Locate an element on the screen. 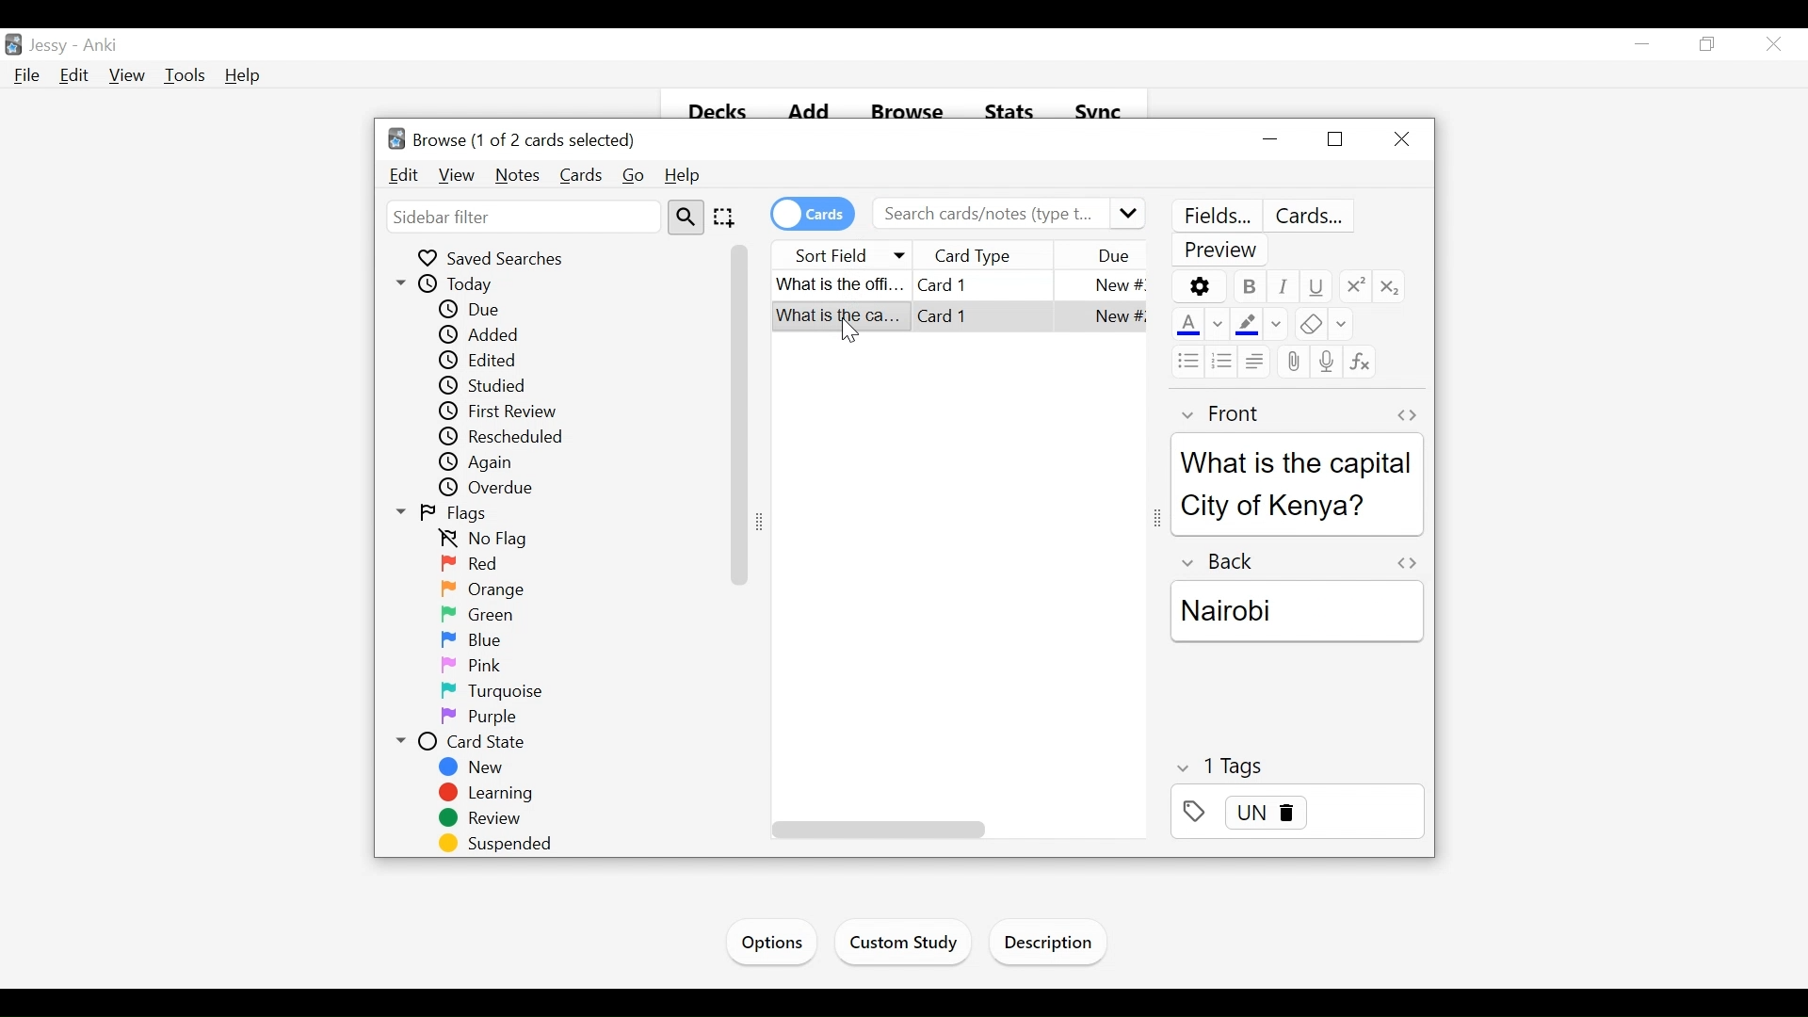  File is located at coordinates (29, 76).